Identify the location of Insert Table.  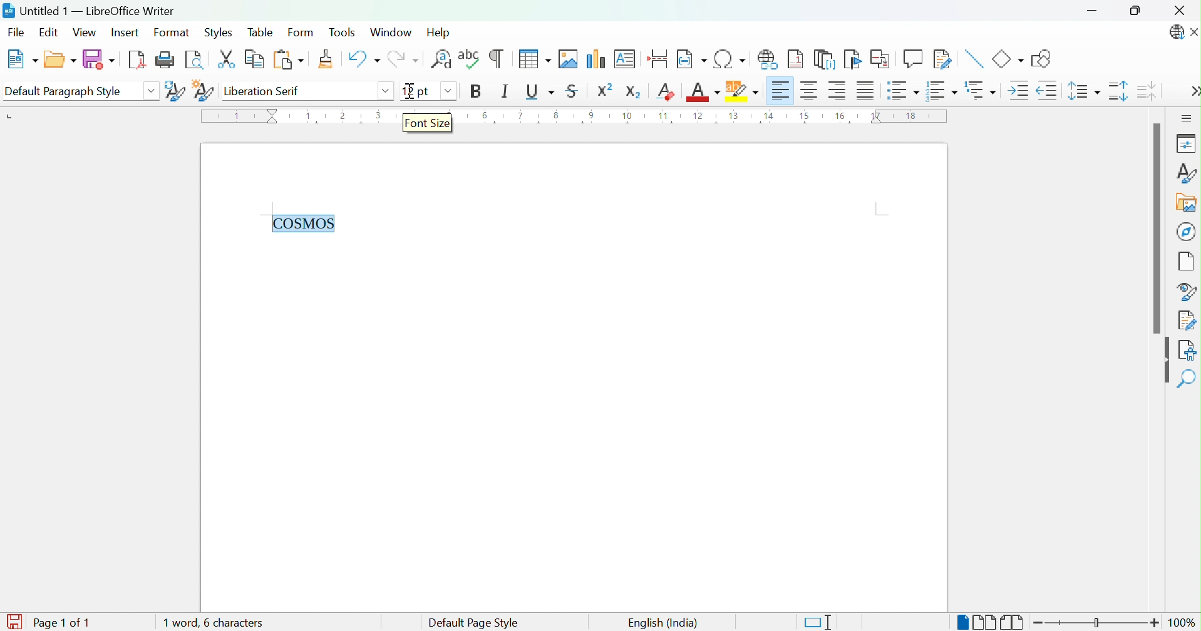
(532, 59).